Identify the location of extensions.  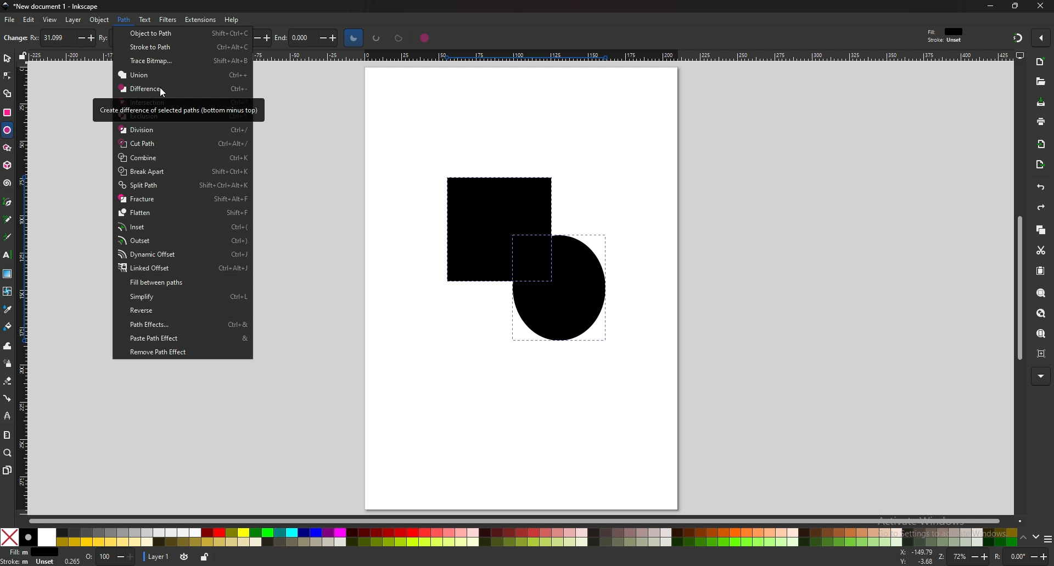
(199, 20).